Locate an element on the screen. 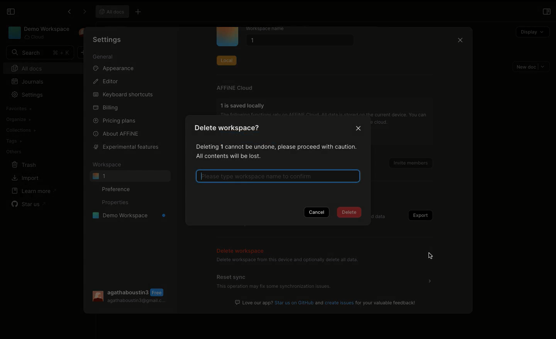 The height and width of the screenshot is (339, 556). All docs is located at coordinates (46, 67).